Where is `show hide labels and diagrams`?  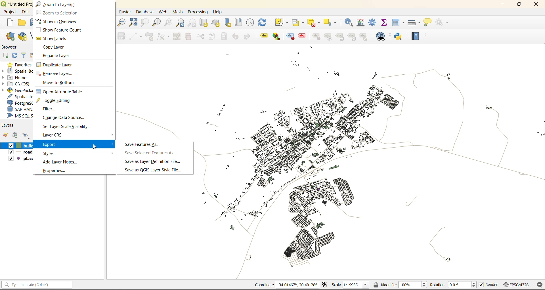
show hide labels and diagrams is located at coordinates (326, 37).